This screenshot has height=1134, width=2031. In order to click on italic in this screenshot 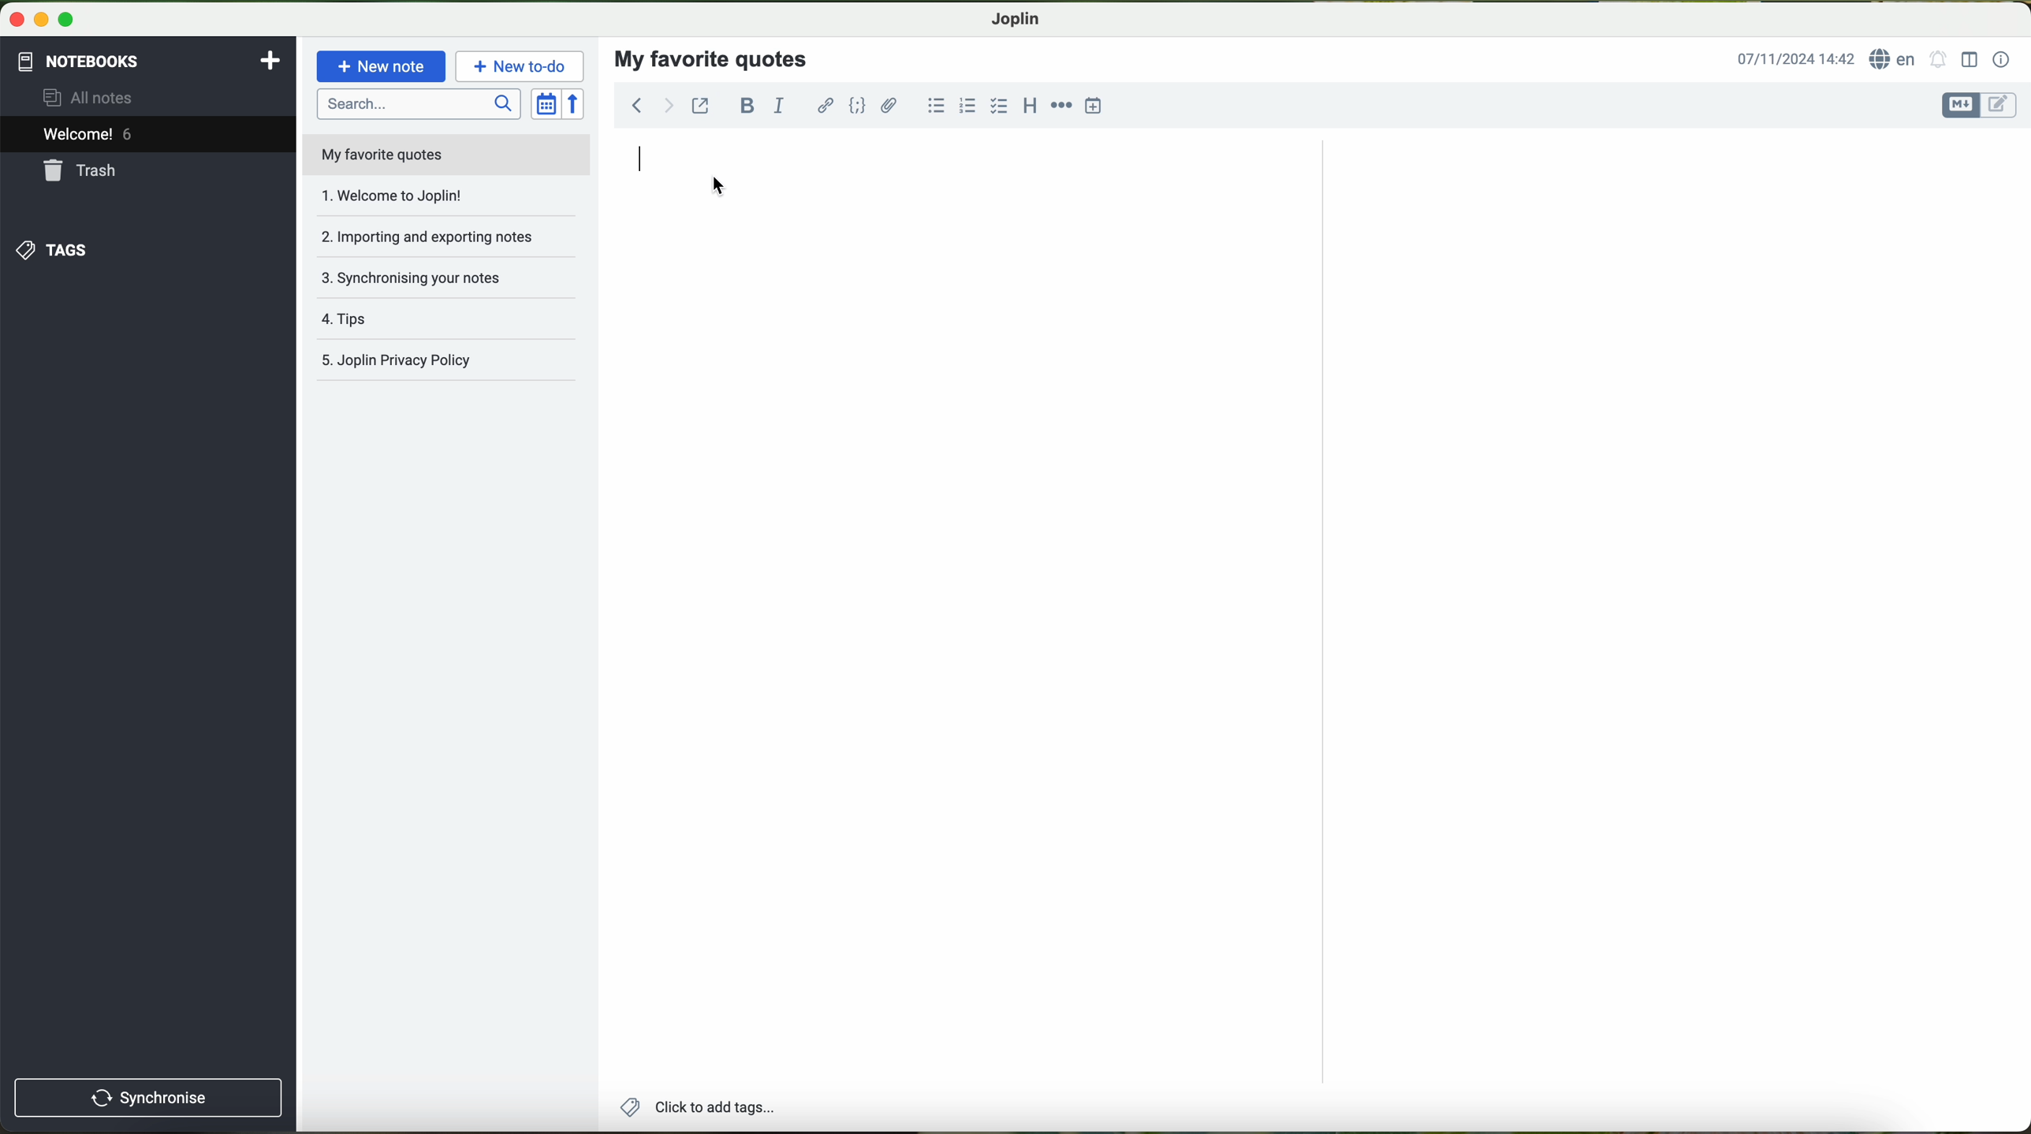, I will do `click(783, 106)`.